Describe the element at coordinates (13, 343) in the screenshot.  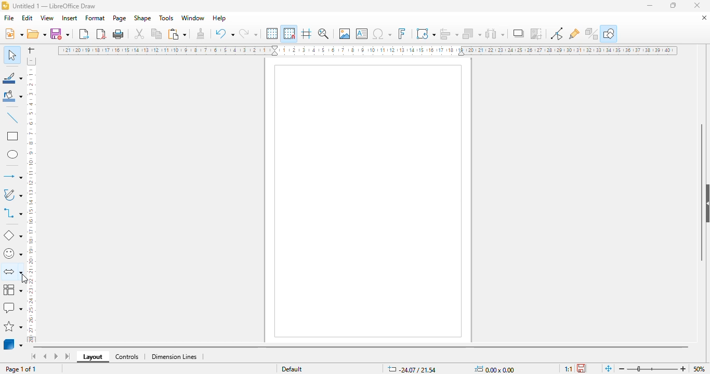
I see `3D objects` at that location.